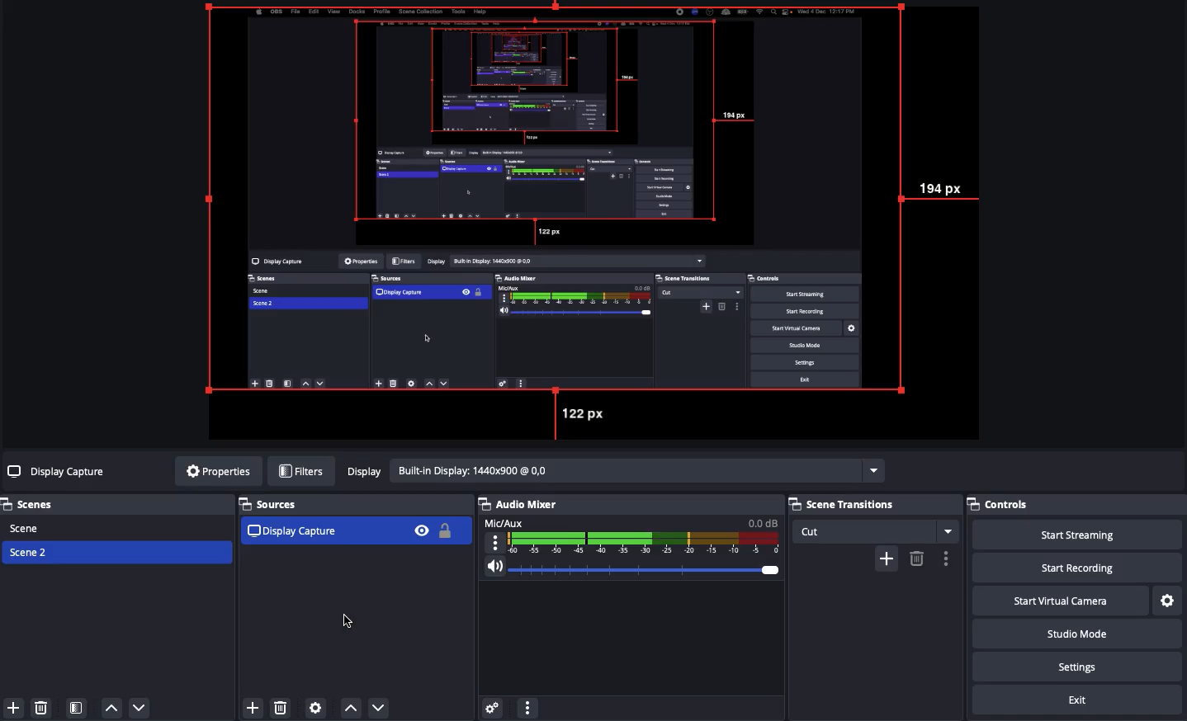 The width and height of the screenshot is (1187, 721). What do you see at coordinates (948, 558) in the screenshot?
I see `more options` at bounding box center [948, 558].